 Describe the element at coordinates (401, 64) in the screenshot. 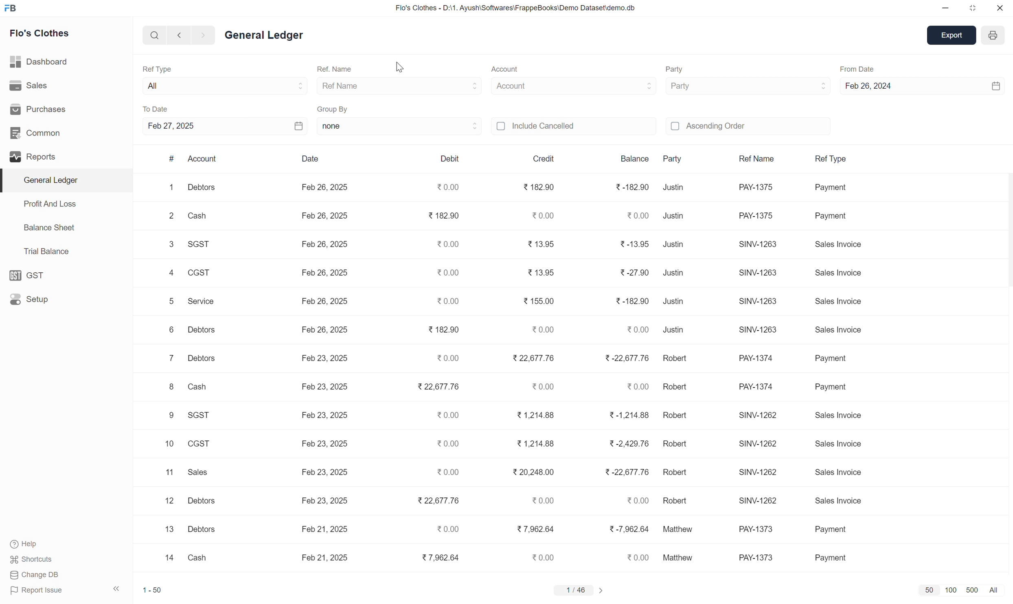

I see `mouse pointer` at that location.